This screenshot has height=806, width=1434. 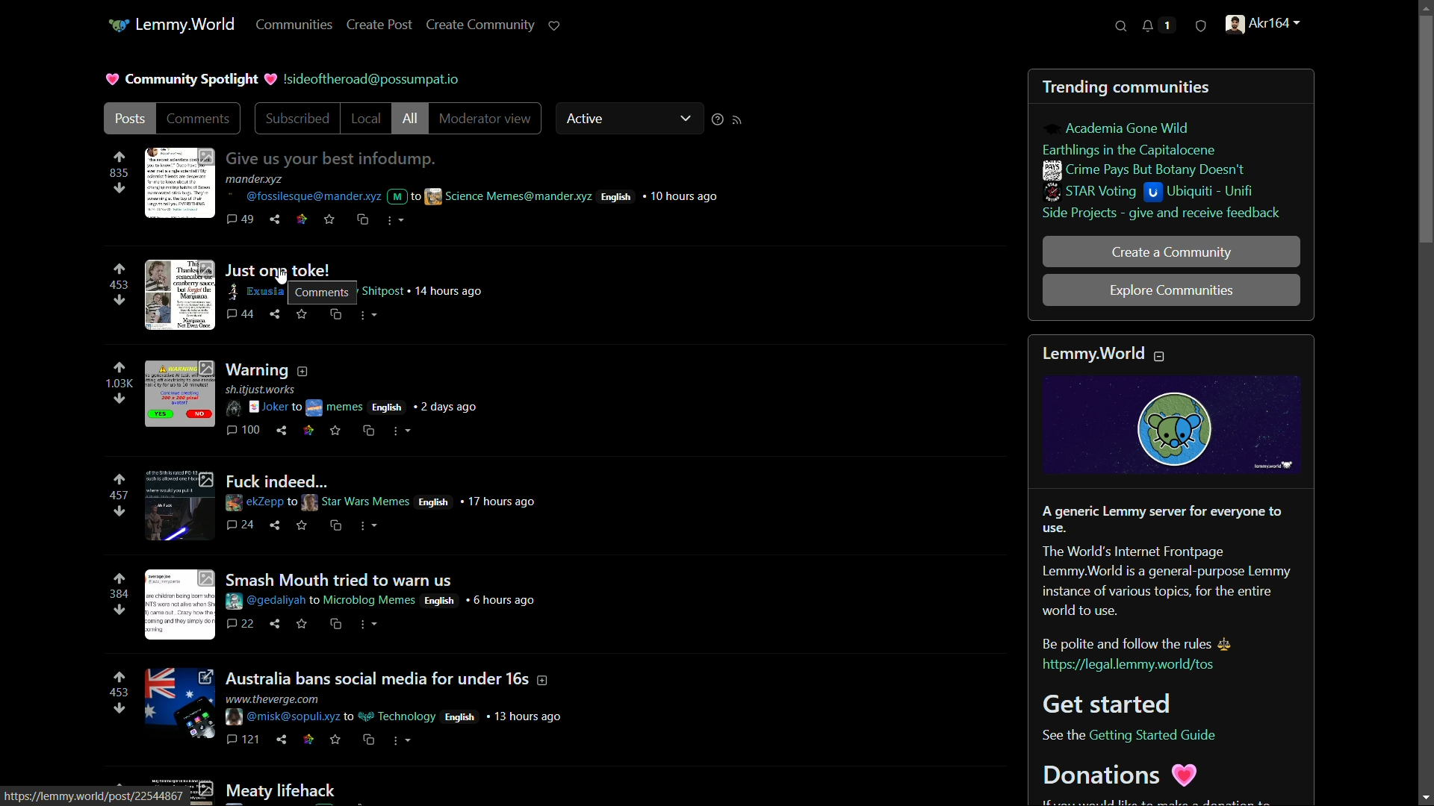 What do you see at coordinates (179, 399) in the screenshot?
I see `Thumbnail` at bounding box center [179, 399].